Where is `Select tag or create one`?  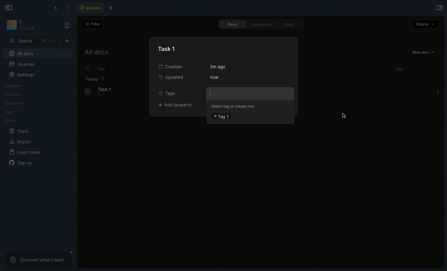
Select tag or create one is located at coordinates (233, 106).